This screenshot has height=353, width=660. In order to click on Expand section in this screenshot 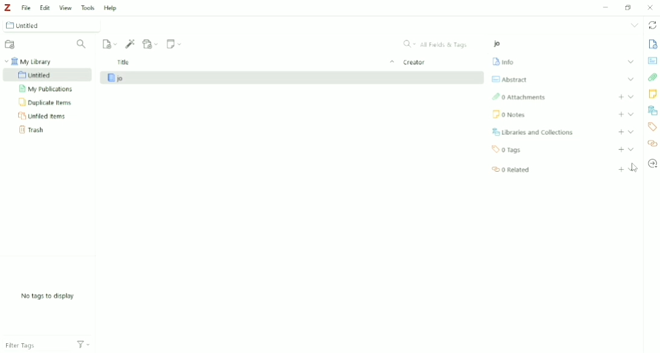, I will do `click(632, 131)`.